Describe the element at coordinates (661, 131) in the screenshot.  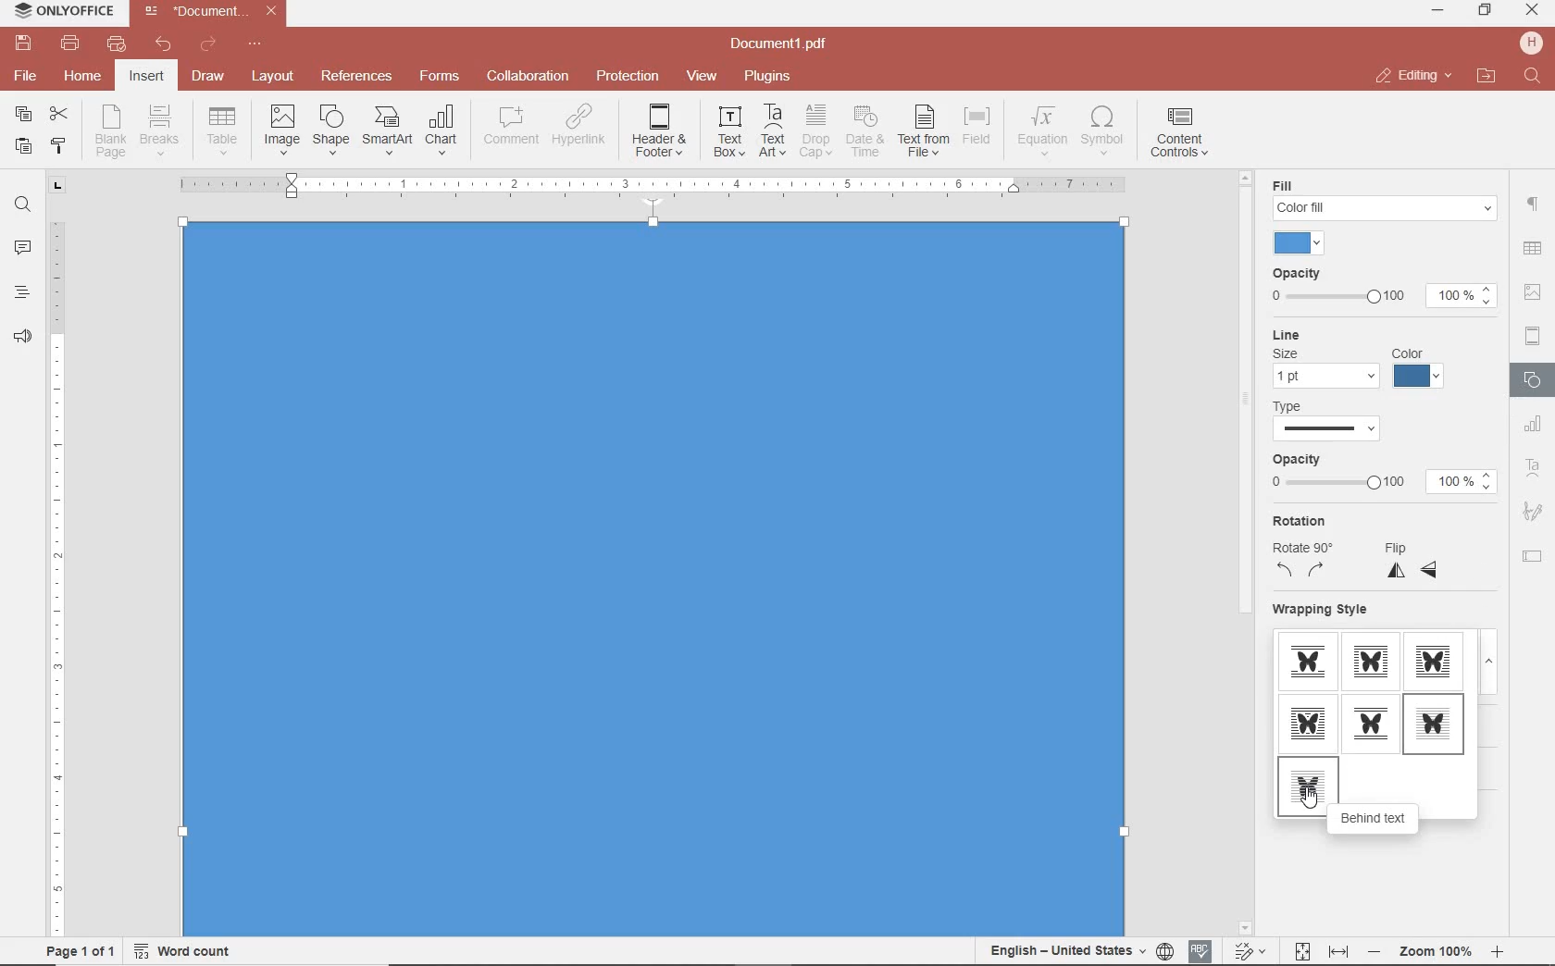
I see `EDIT HEADER OR FOOTER` at that location.